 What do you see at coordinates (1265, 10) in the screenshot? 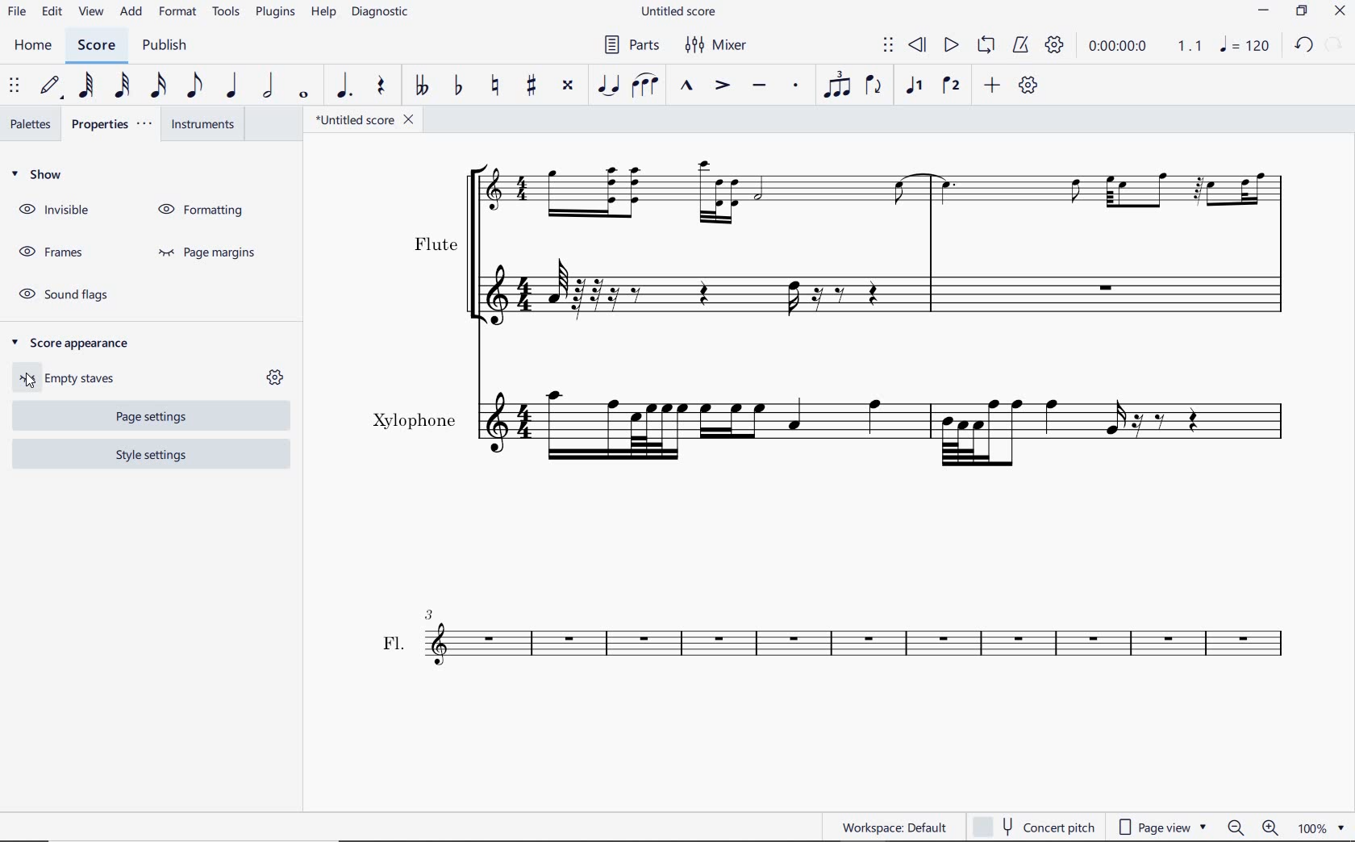
I see `MINIMIZE` at bounding box center [1265, 10].